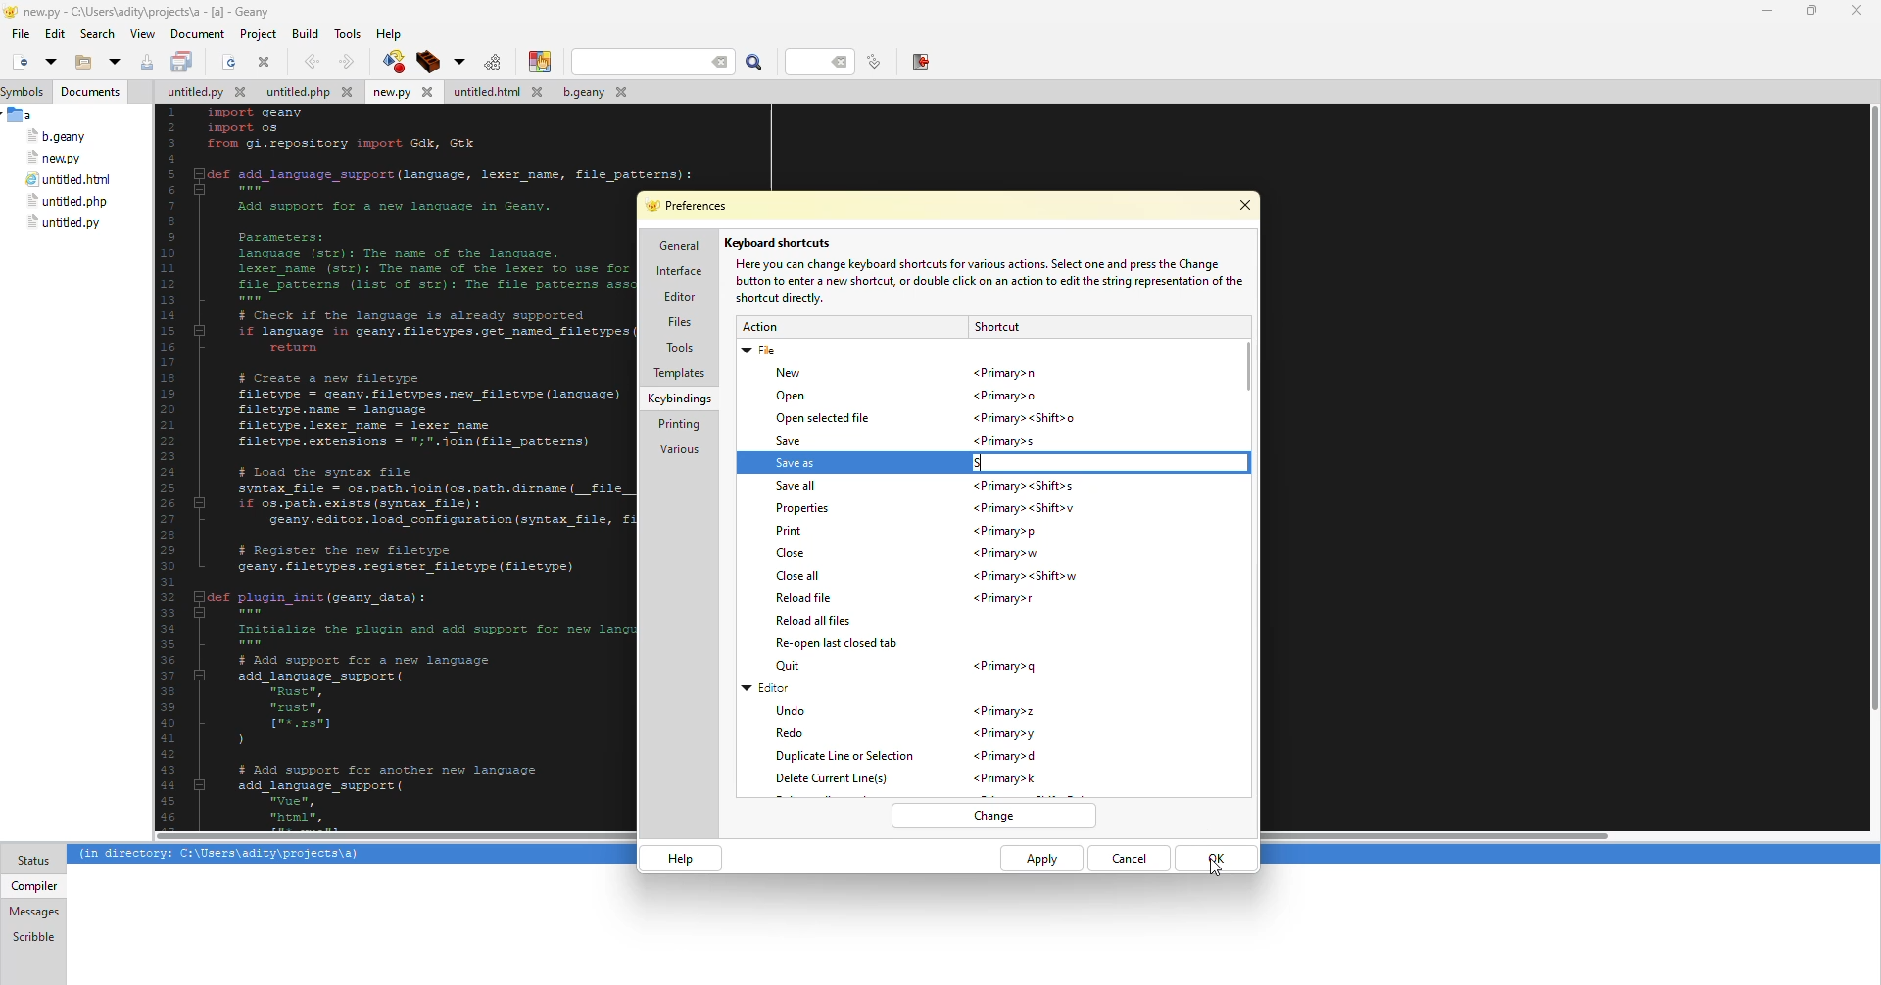  What do you see at coordinates (758, 327) in the screenshot?
I see `action` at bounding box center [758, 327].